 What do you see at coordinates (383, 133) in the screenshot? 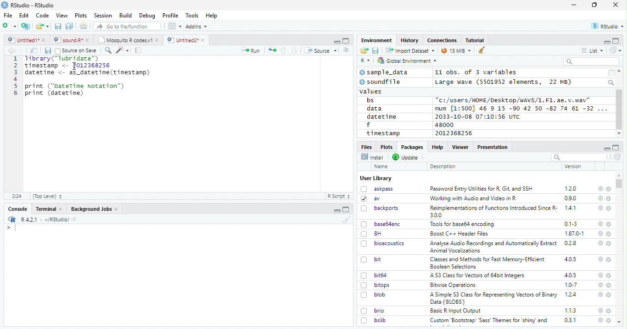
I see `timestamp` at bounding box center [383, 133].